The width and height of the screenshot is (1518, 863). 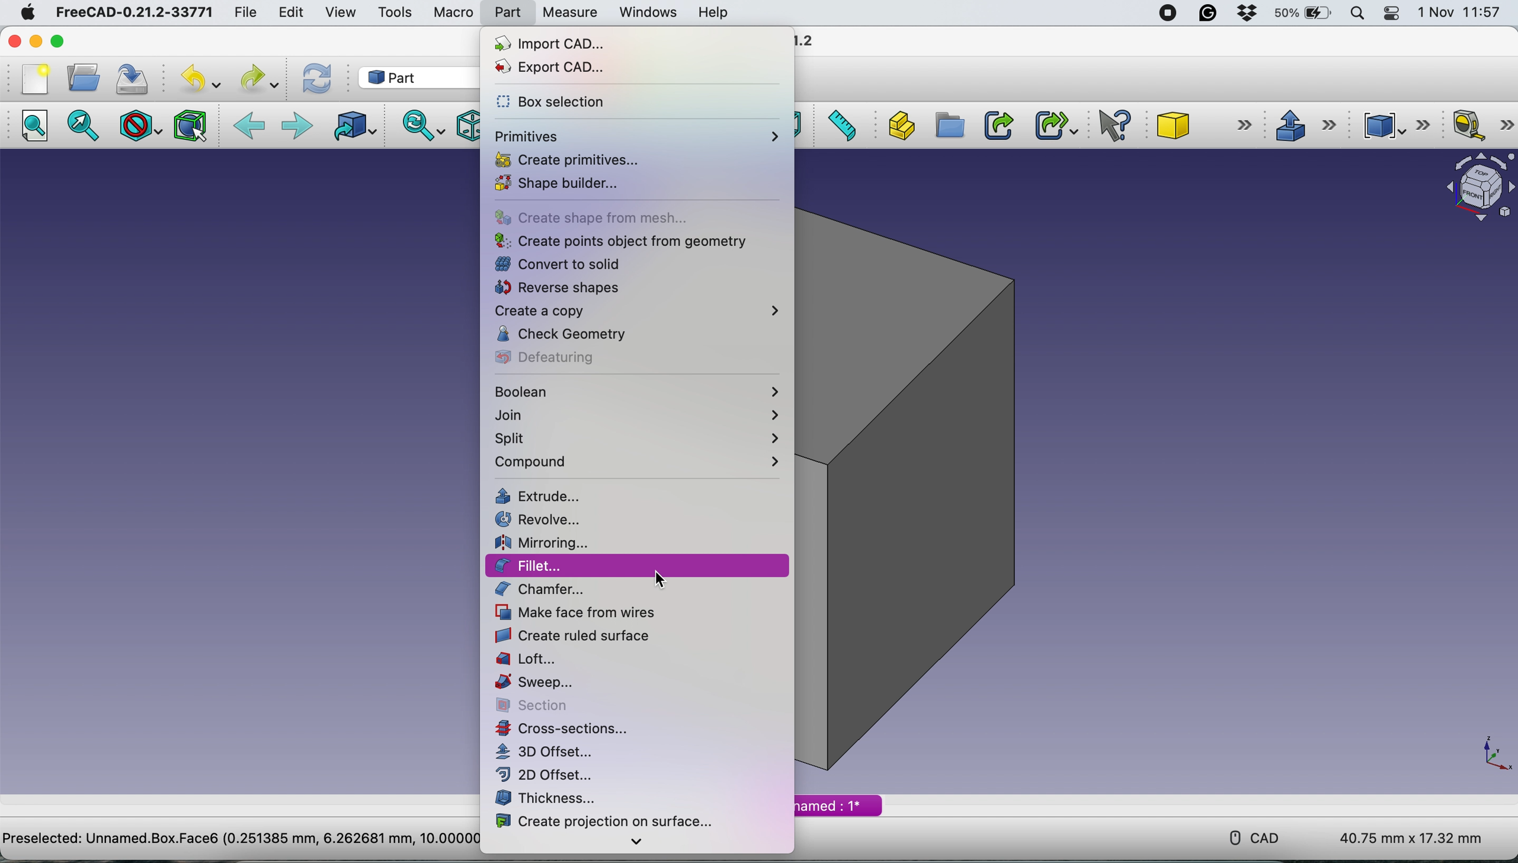 What do you see at coordinates (569, 44) in the screenshot?
I see `import cad` at bounding box center [569, 44].